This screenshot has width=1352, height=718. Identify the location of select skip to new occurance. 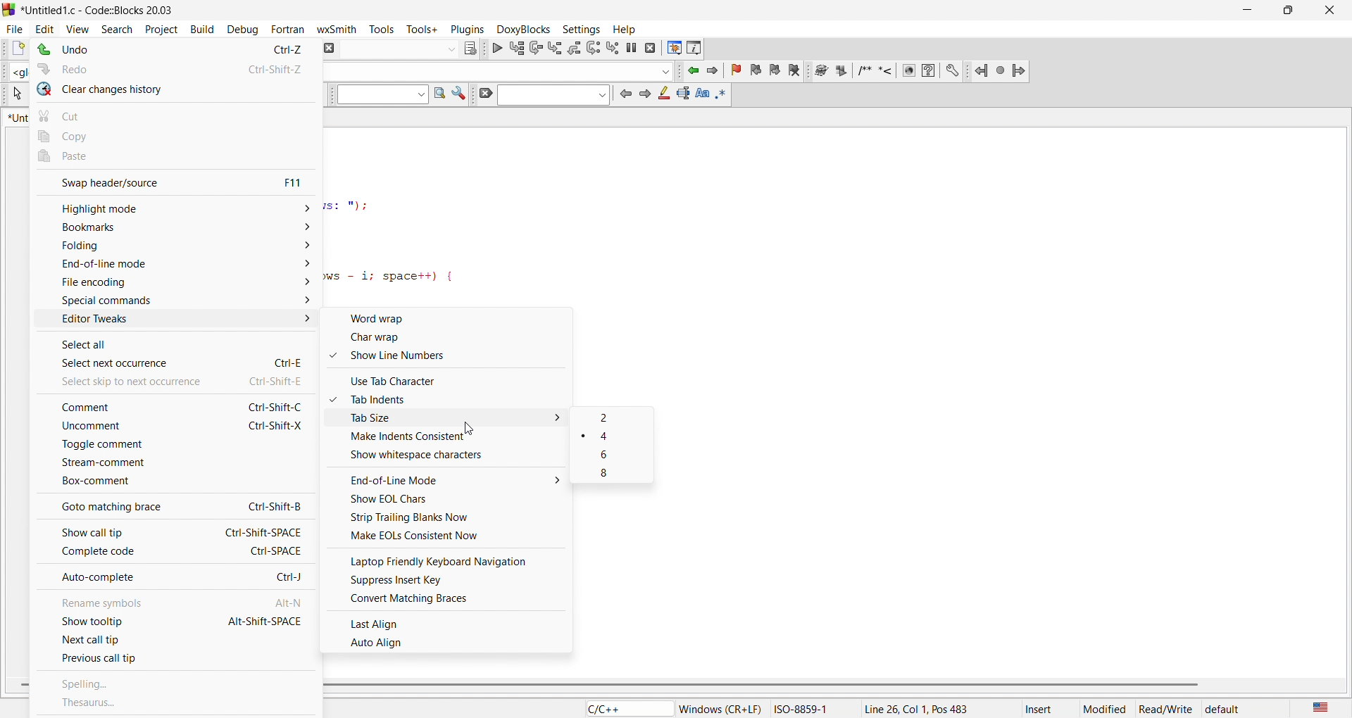
(118, 384).